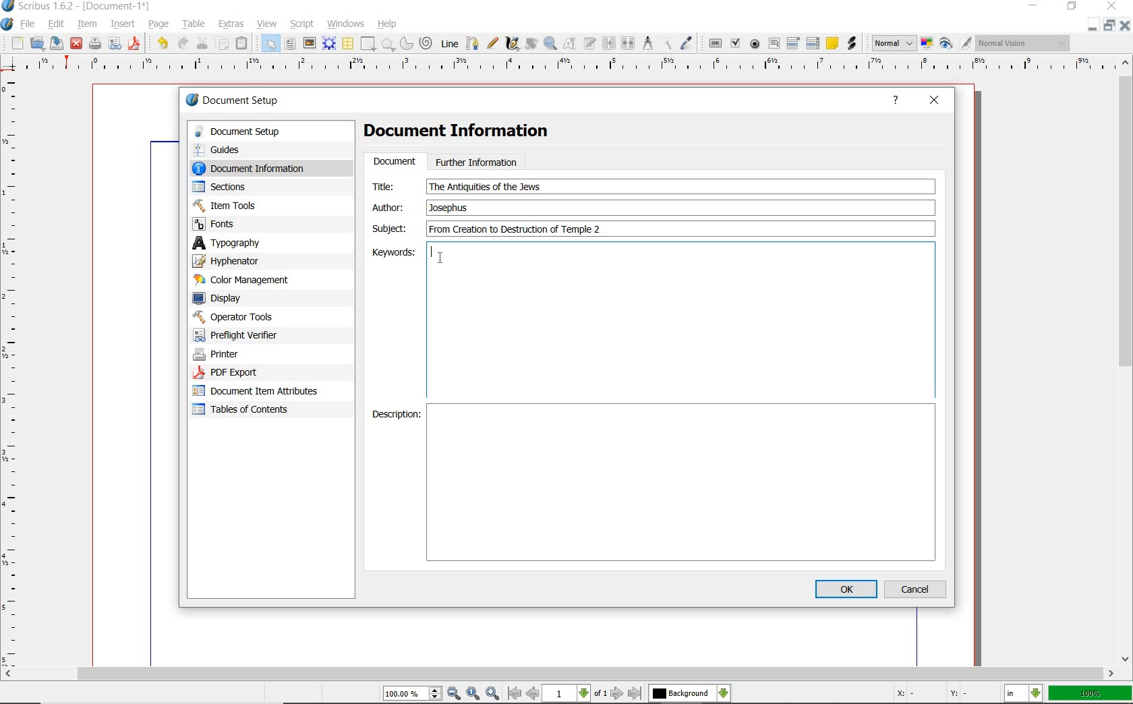 The image size is (1133, 704). I want to click on table, so click(194, 24).